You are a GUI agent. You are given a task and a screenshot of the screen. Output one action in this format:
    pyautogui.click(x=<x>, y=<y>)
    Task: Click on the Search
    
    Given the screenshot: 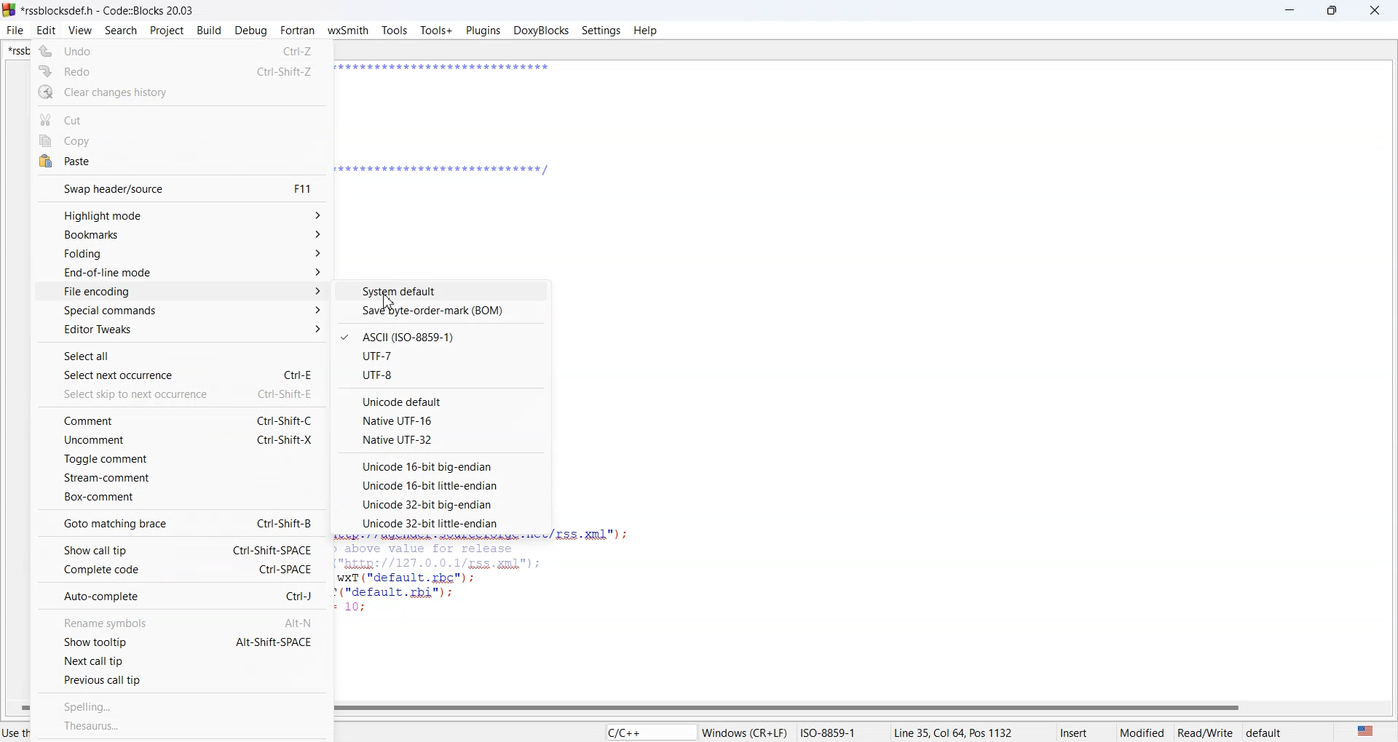 What is the action you would take?
    pyautogui.click(x=121, y=31)
    